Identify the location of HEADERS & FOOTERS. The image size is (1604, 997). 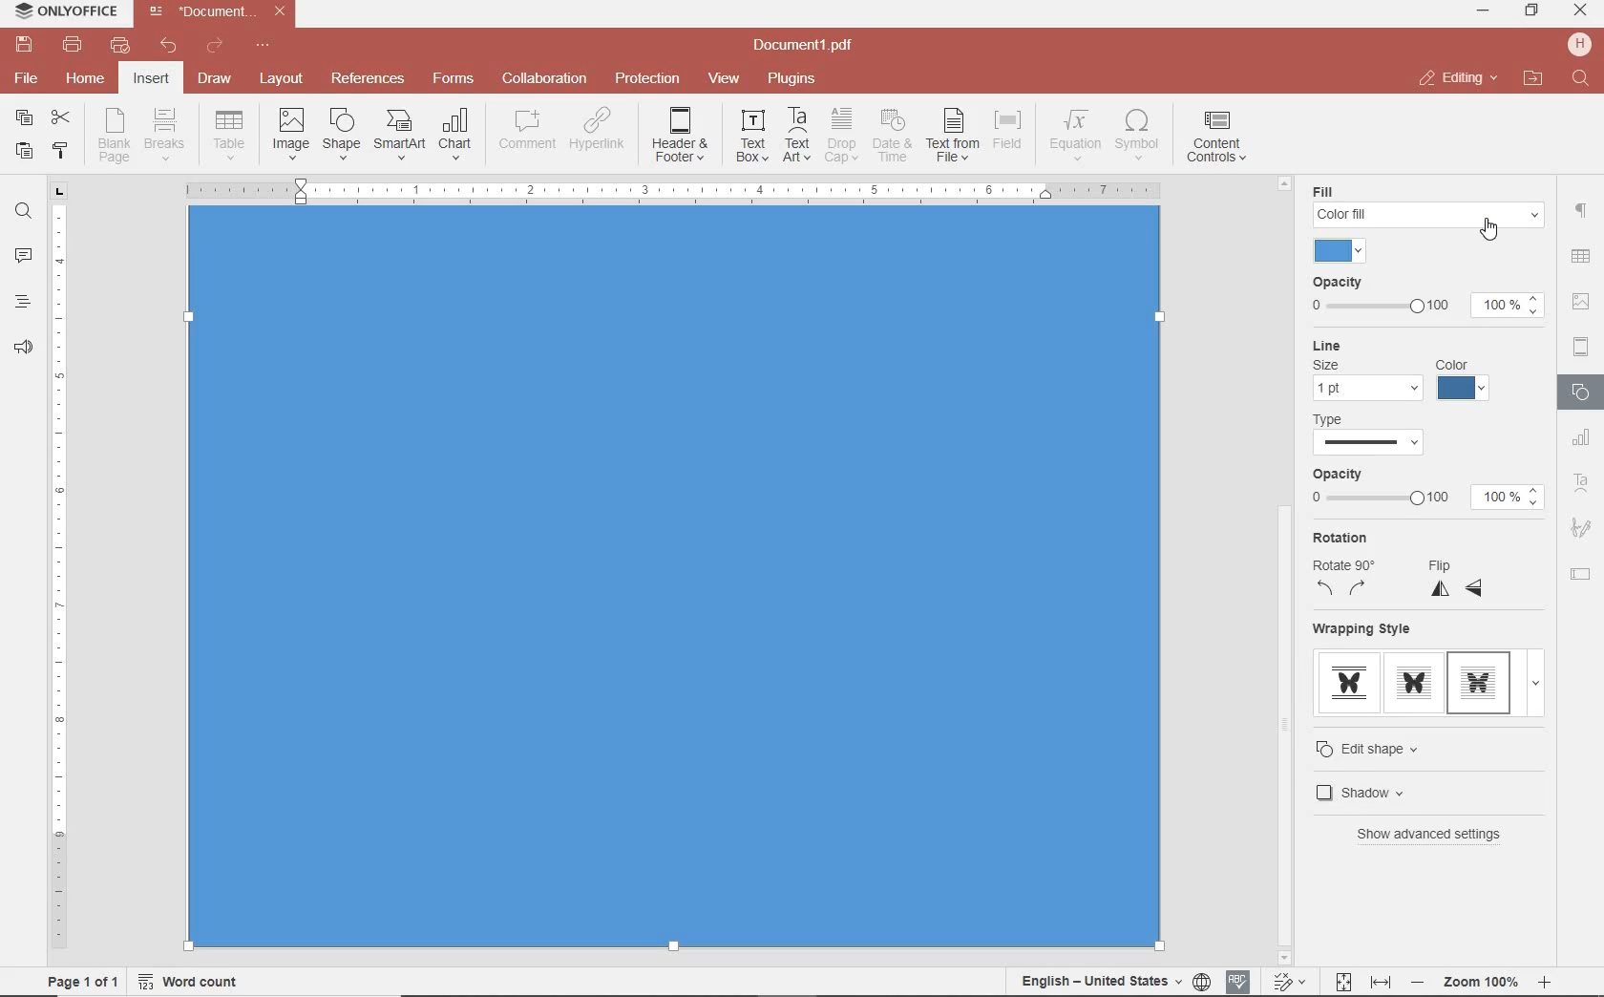
(1582, 348).